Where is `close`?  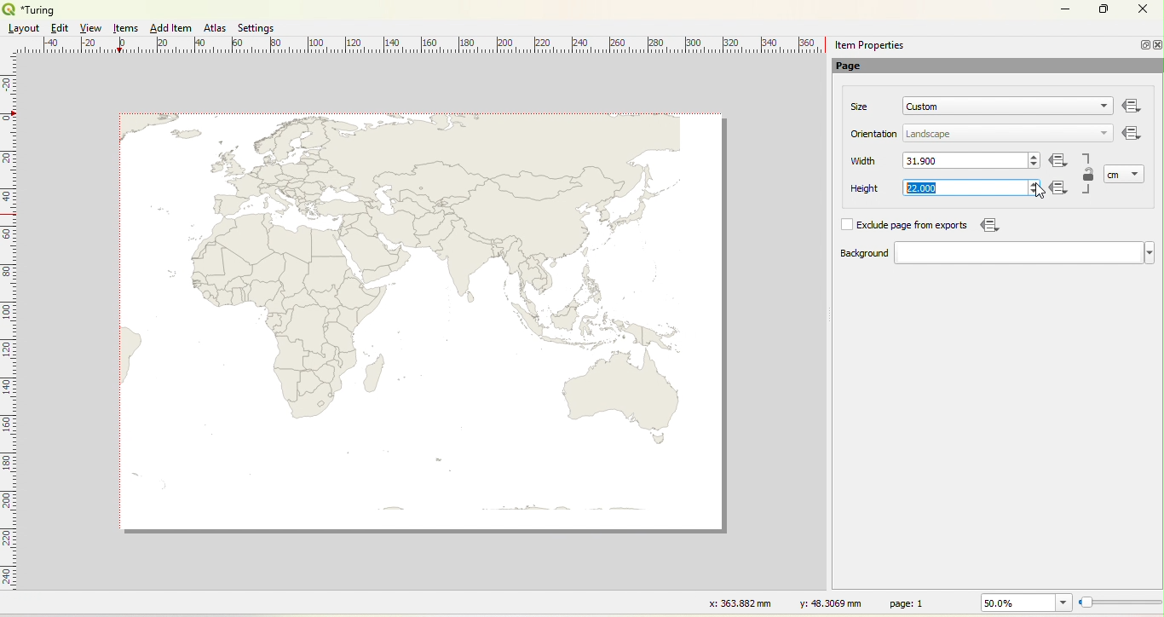 close is located at coordinates (1156, 45).